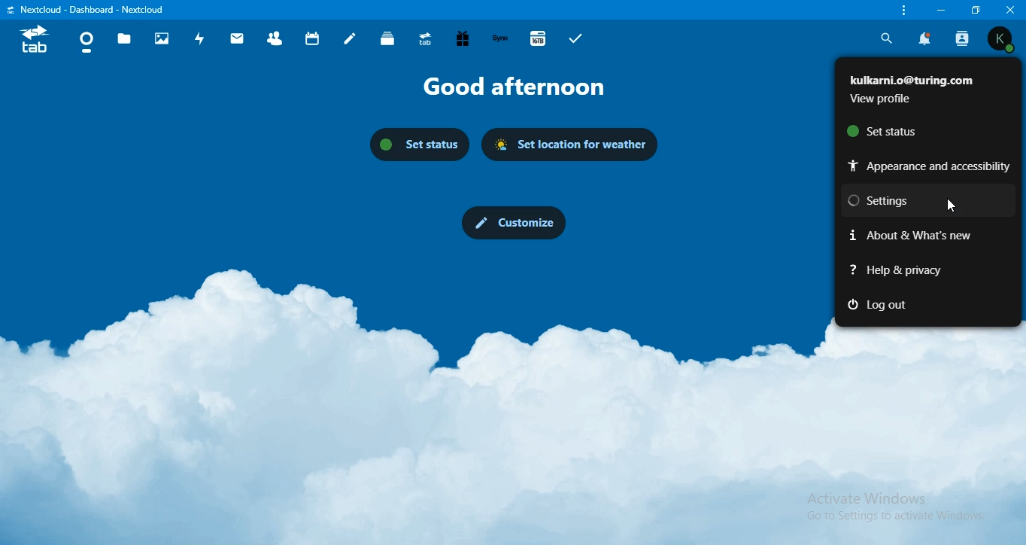  What do you see at coordinates (885, 132) in the screenshot?
I see `set status` at bounding box center [885, 132].